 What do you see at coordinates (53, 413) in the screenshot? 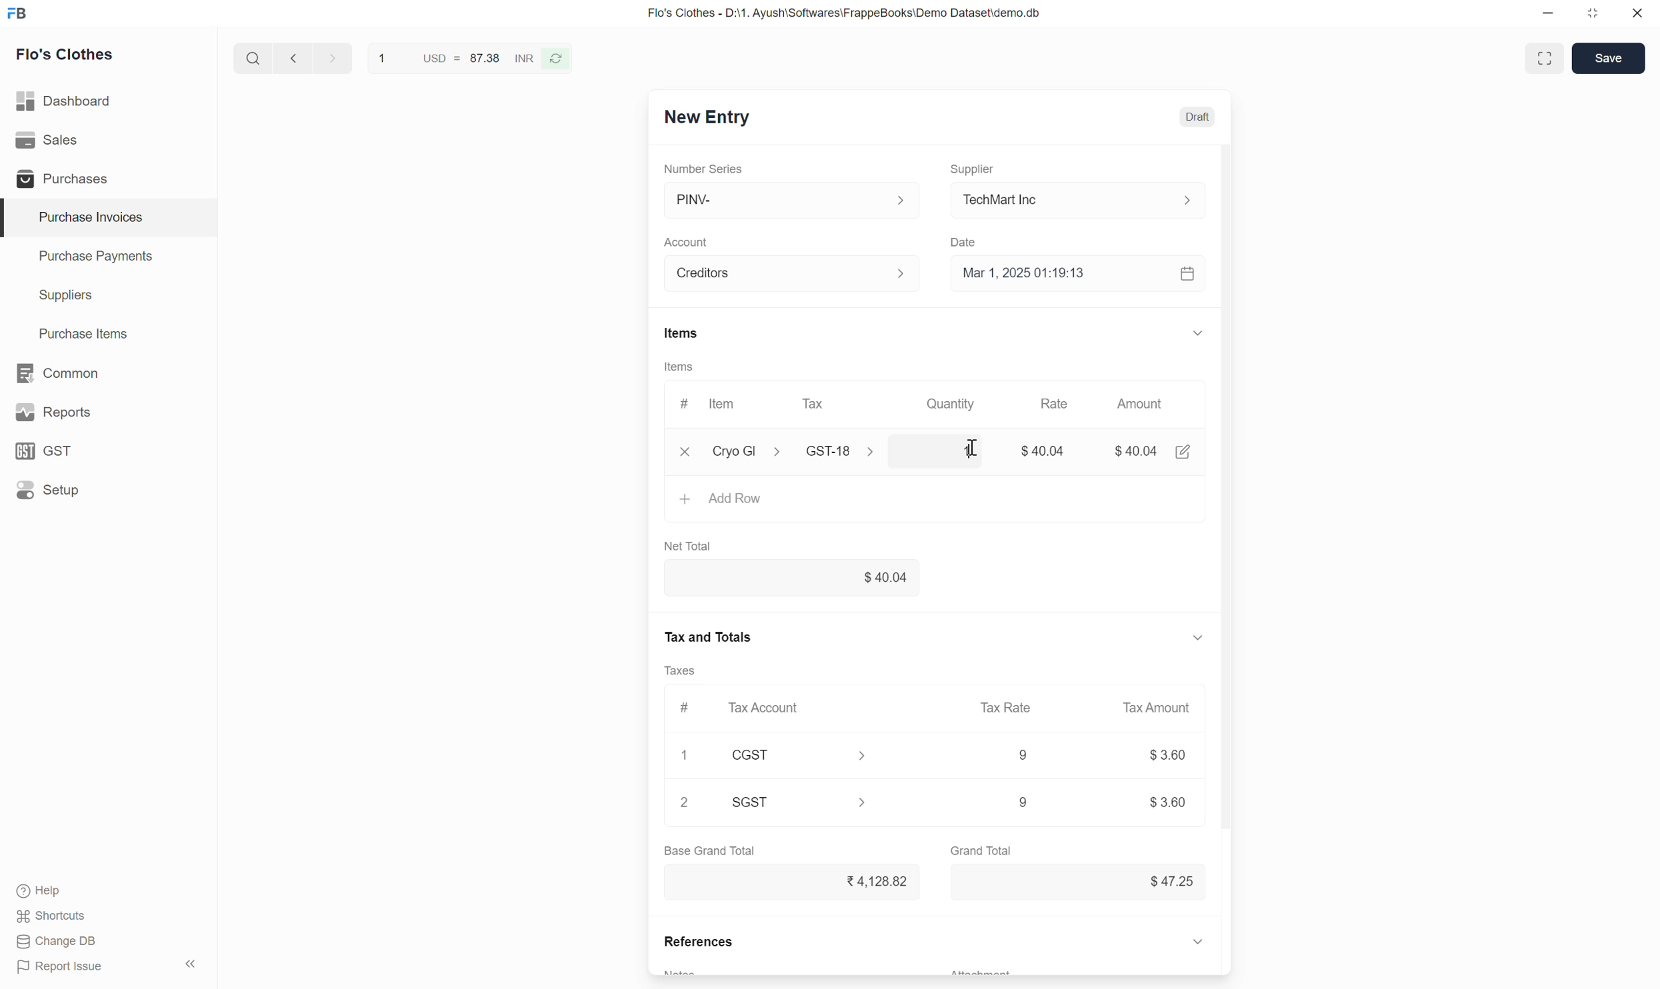
I see `y Reports` at bounding box center [53, 413].